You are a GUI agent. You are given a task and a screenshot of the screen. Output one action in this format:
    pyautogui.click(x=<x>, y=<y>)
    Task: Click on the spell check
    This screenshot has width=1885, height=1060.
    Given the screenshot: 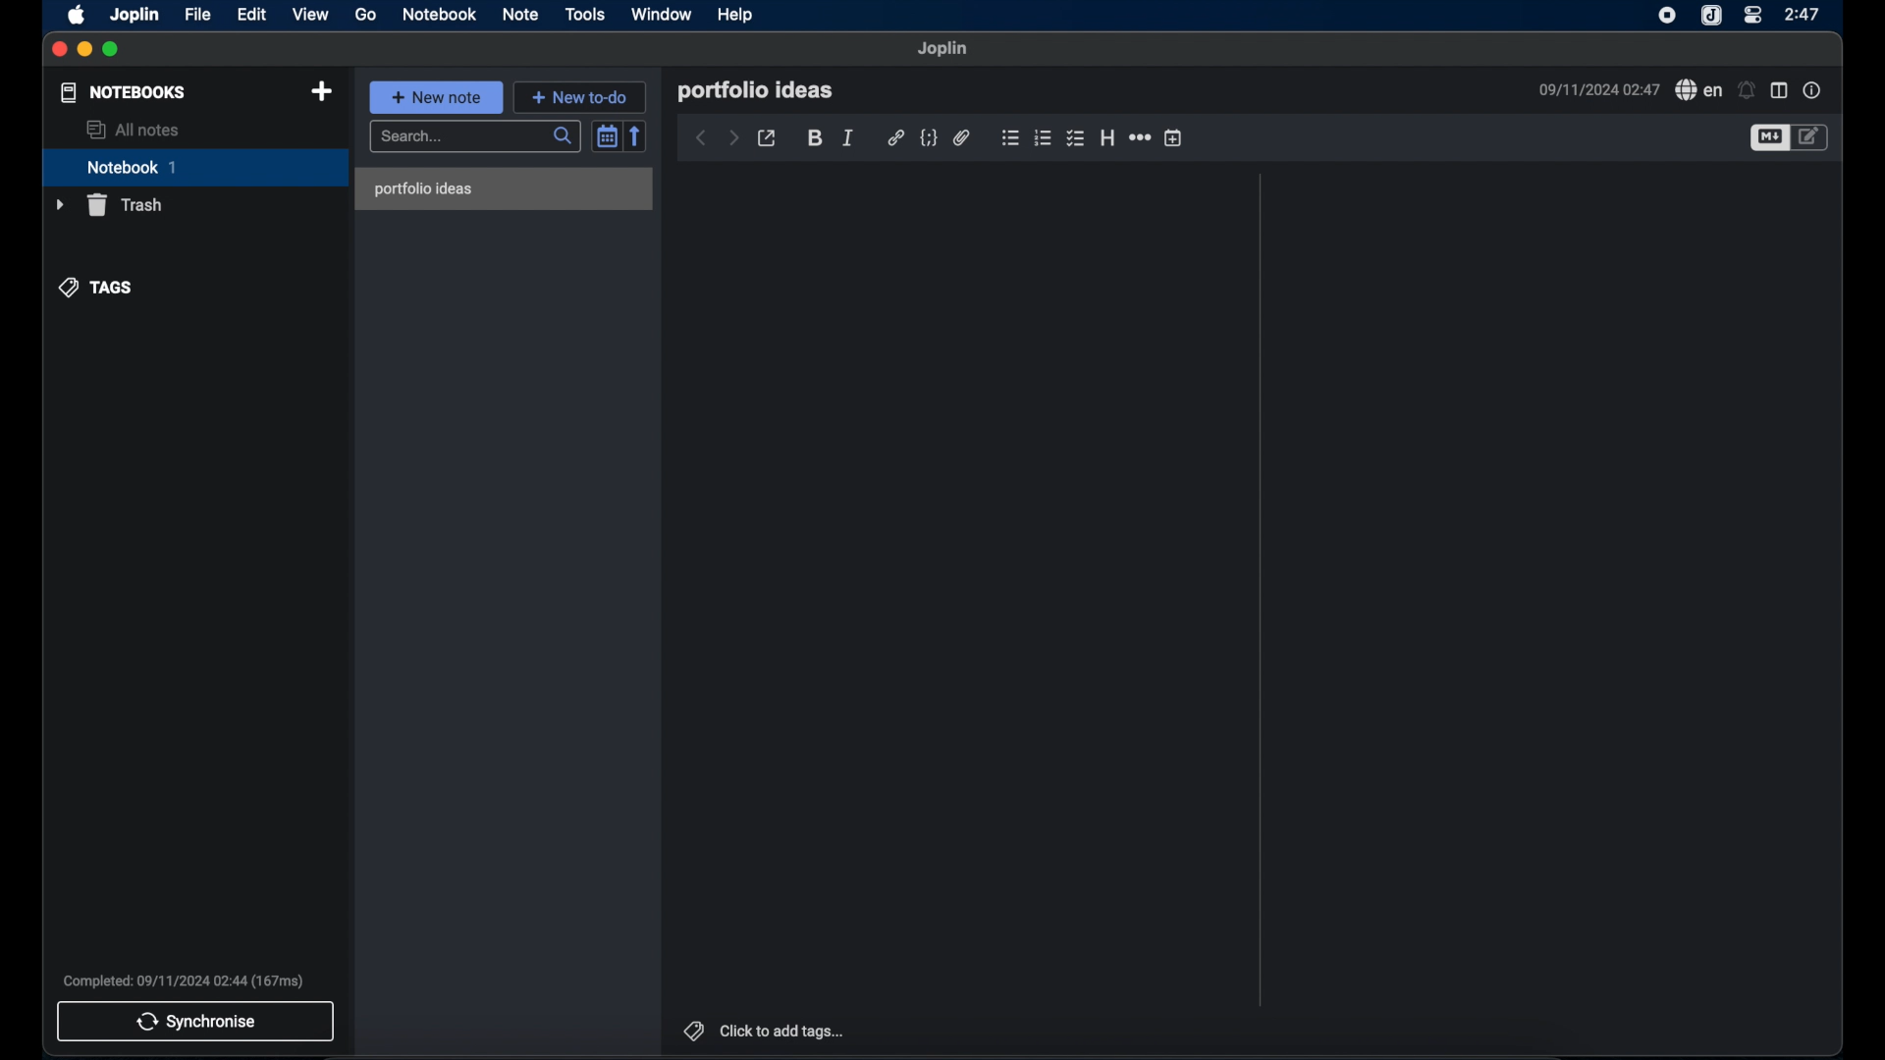 What is the action you would take?
    pyautogui.click(x=1697, y=89)
    